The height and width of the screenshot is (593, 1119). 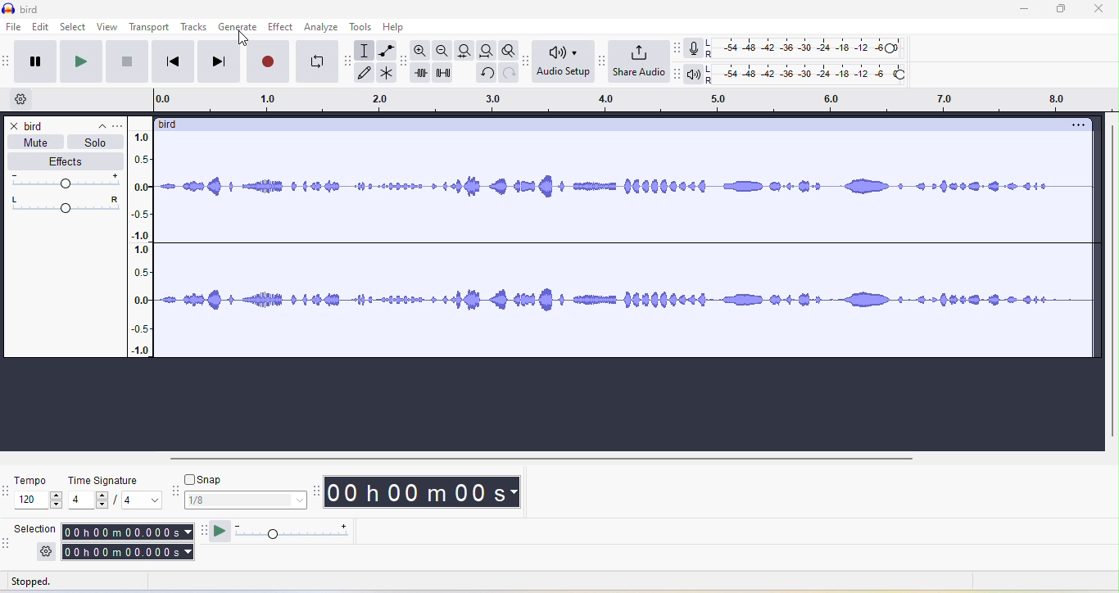 What do you see at coordinates (75, 29) in the screenshot?
I see `select` at bounding box center [75, 29].